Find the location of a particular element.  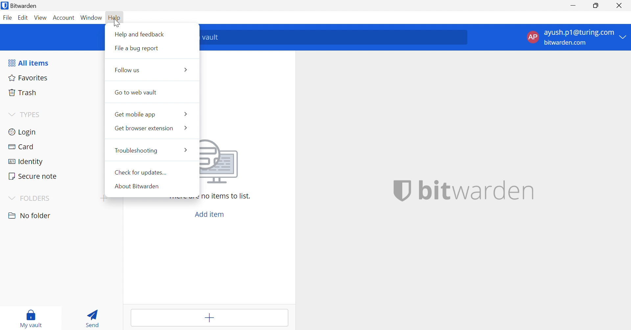

Drop Down is located at coordinates (105, 198).